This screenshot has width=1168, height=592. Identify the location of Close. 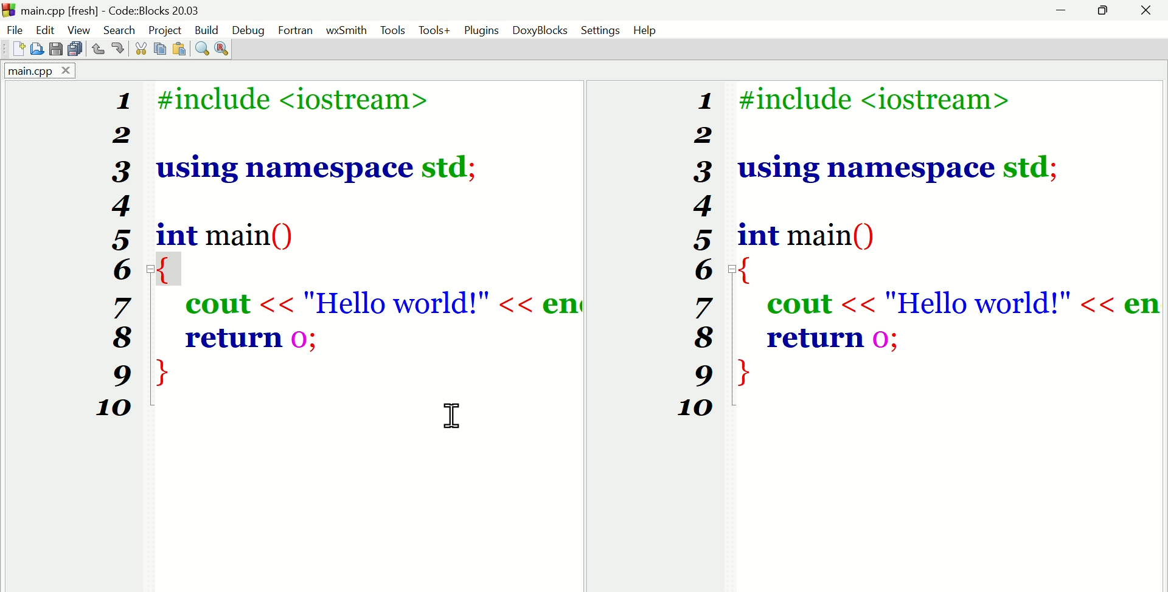
(1147, 13).